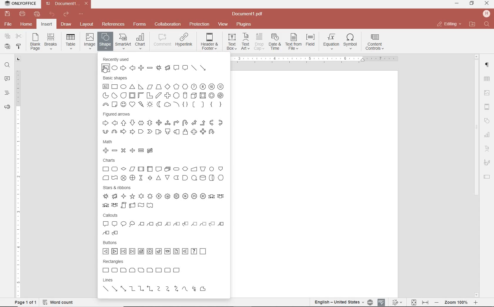  Describe the element at coordinates (104, 70) in the screenshot. I see `cursor` at that location.